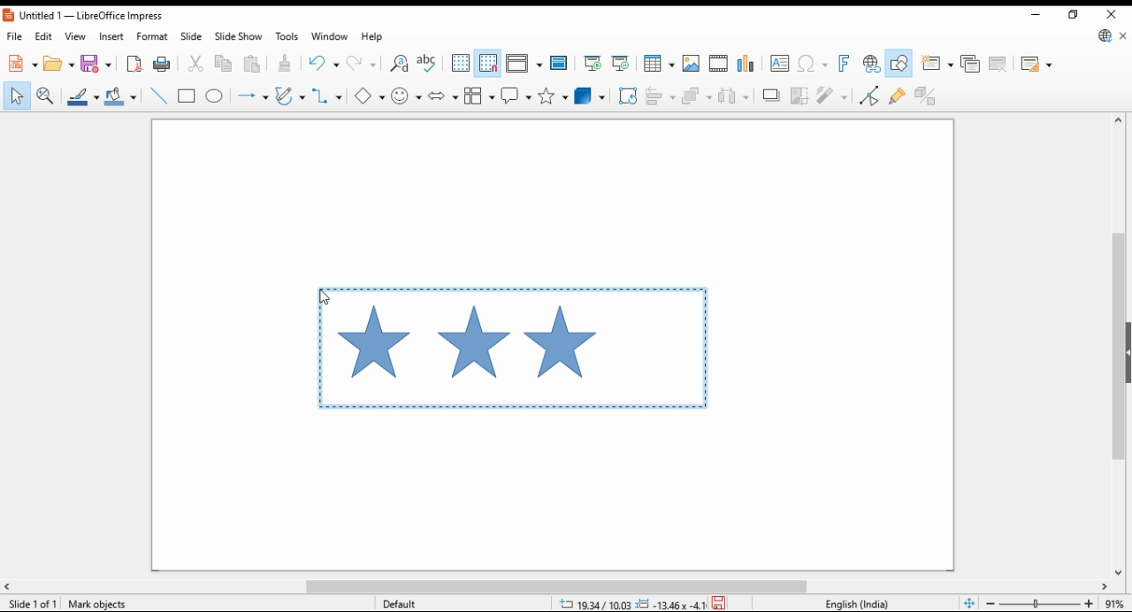 The width and height of the screenshot is (1132, 612). What do you see at coordinates (999, 65) in the screenshot?
I see `delete slide` at bounding box center [999, 65].